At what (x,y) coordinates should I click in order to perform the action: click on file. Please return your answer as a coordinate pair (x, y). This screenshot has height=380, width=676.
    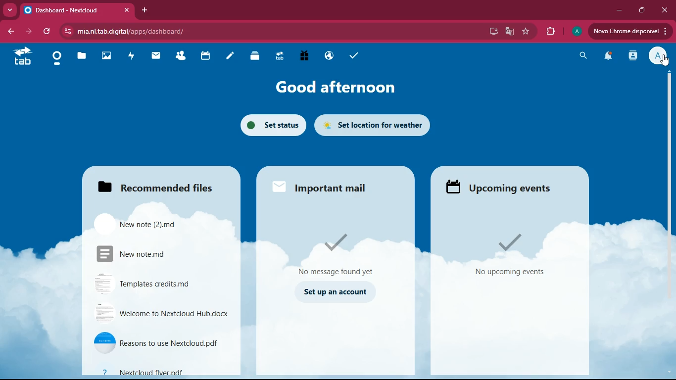
    Looking at the image, I should click on (157, 372).